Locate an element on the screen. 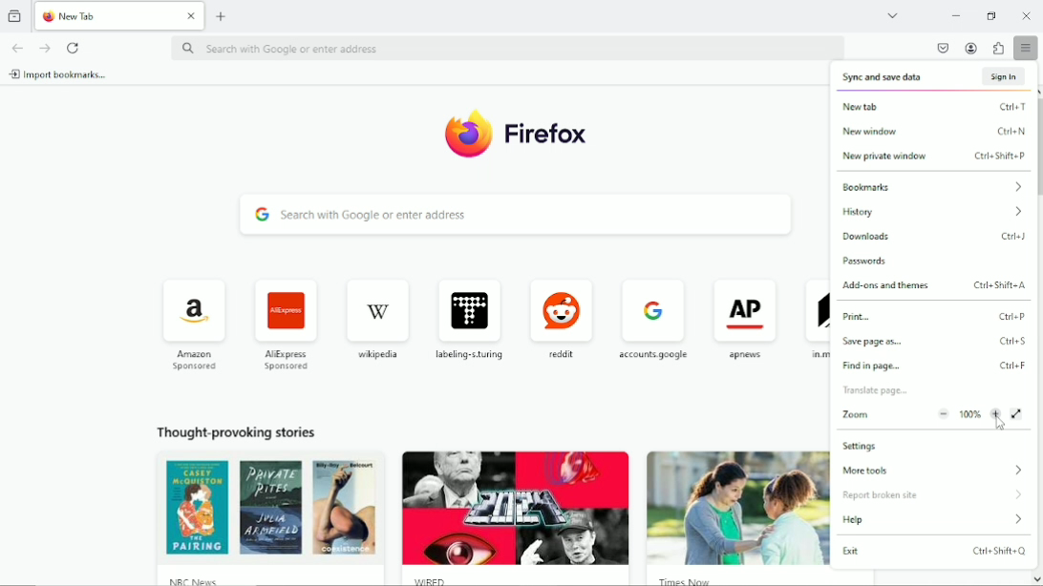 The height and width of the screenshot is (586, 1043). accounts google is located at coordinates (653, 317).